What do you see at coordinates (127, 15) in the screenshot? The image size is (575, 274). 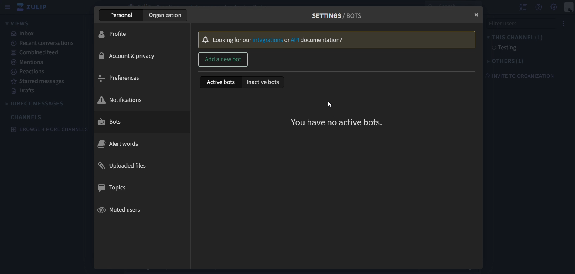 I see `personal` at bounding box center [127, 15].